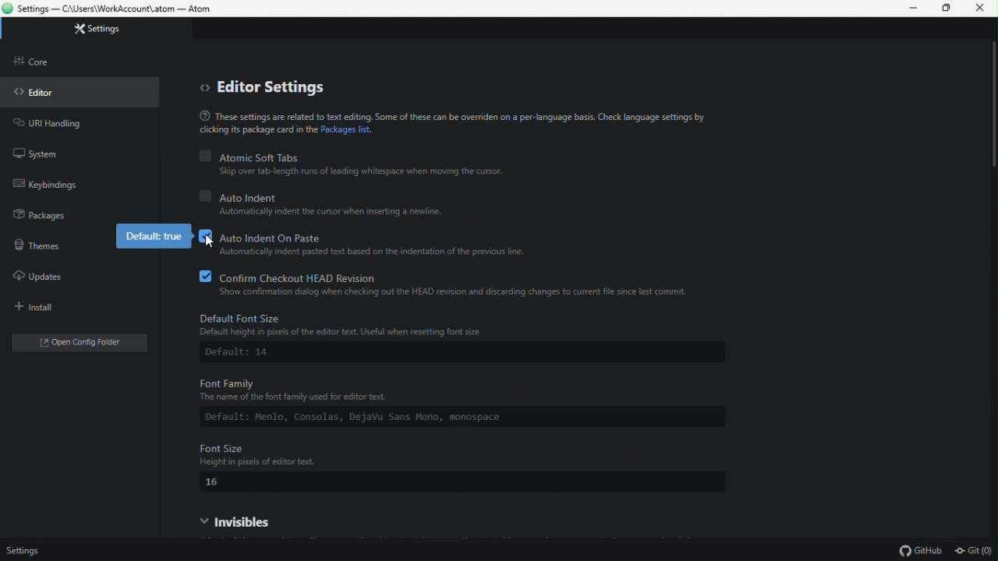 This screenshot has width=998, height=561. What do you see at coordinates (257, 521) in the screenshot?
I see `Invisible ` at bounding box center [257, 521].